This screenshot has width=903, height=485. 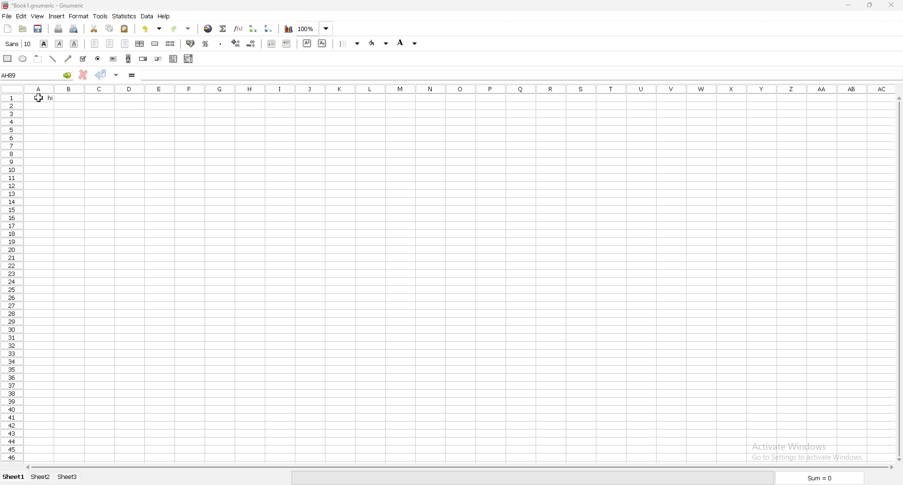 I want to click on new, so click(x=7, y=28).